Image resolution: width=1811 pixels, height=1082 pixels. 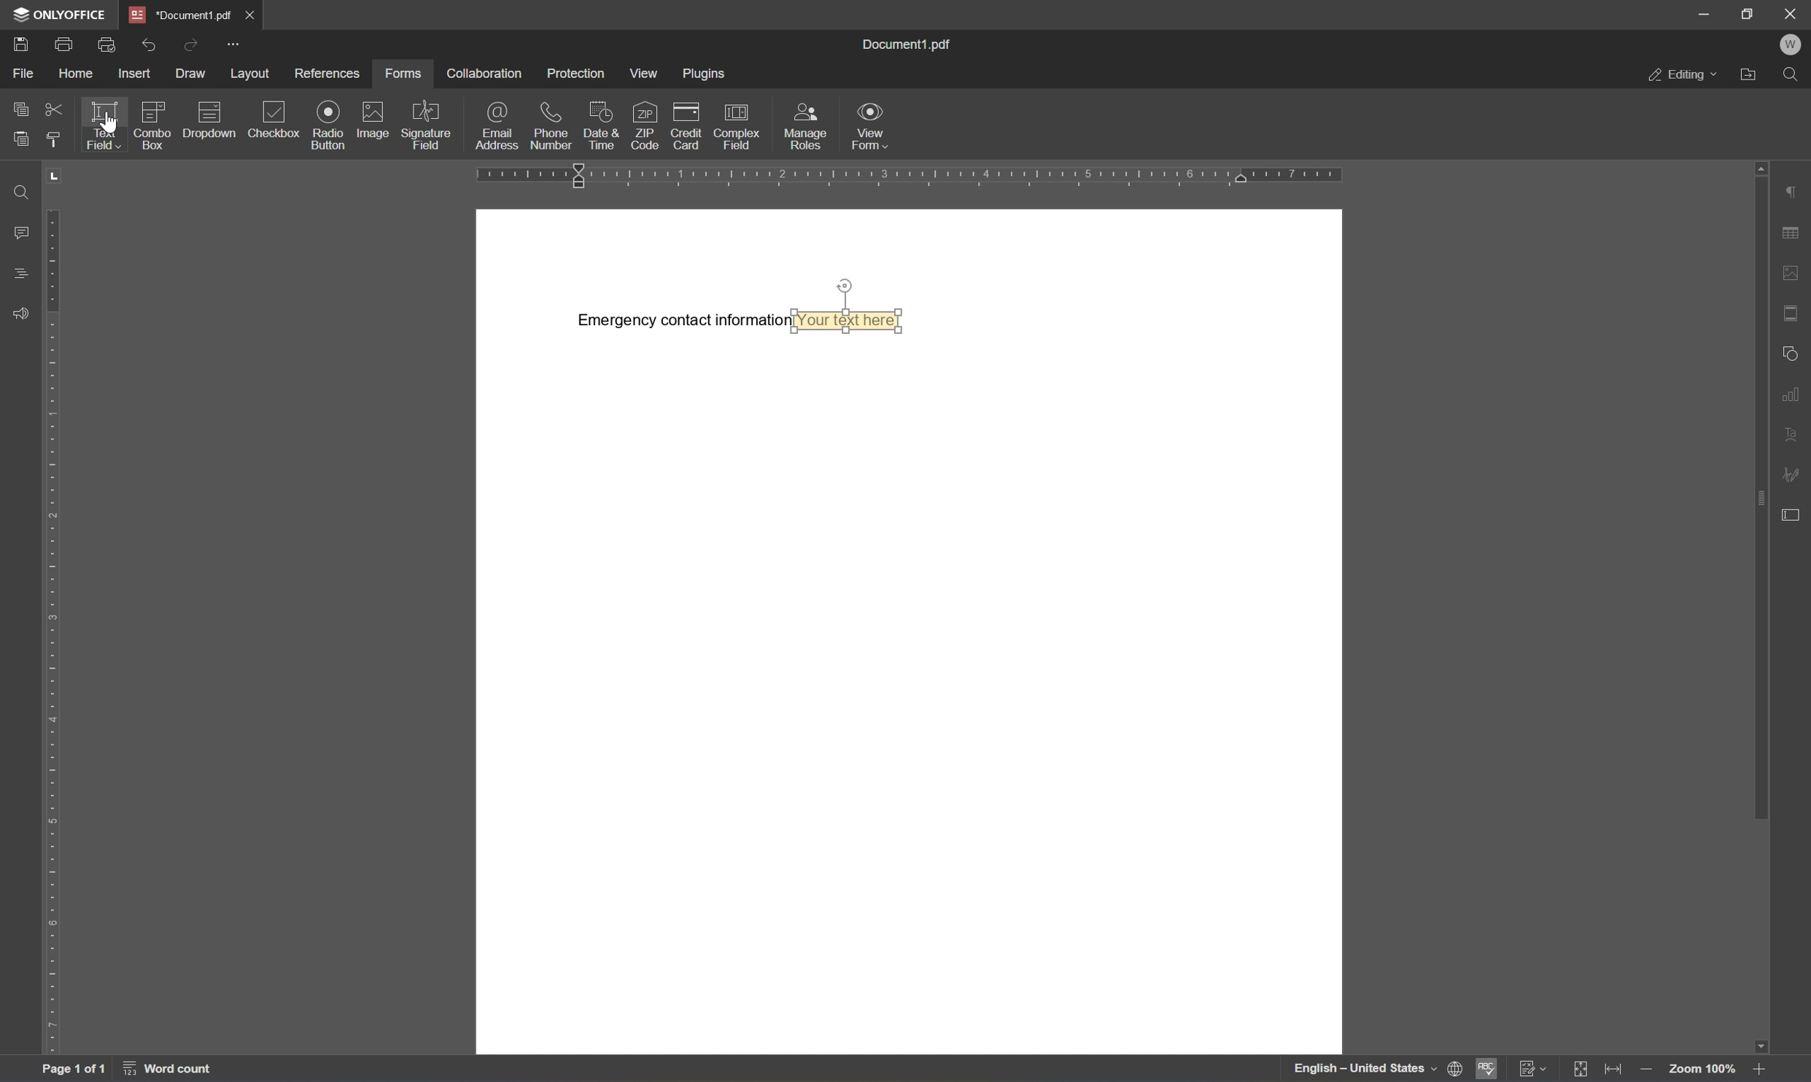 I want to click on find, so click(x=23, y=192).